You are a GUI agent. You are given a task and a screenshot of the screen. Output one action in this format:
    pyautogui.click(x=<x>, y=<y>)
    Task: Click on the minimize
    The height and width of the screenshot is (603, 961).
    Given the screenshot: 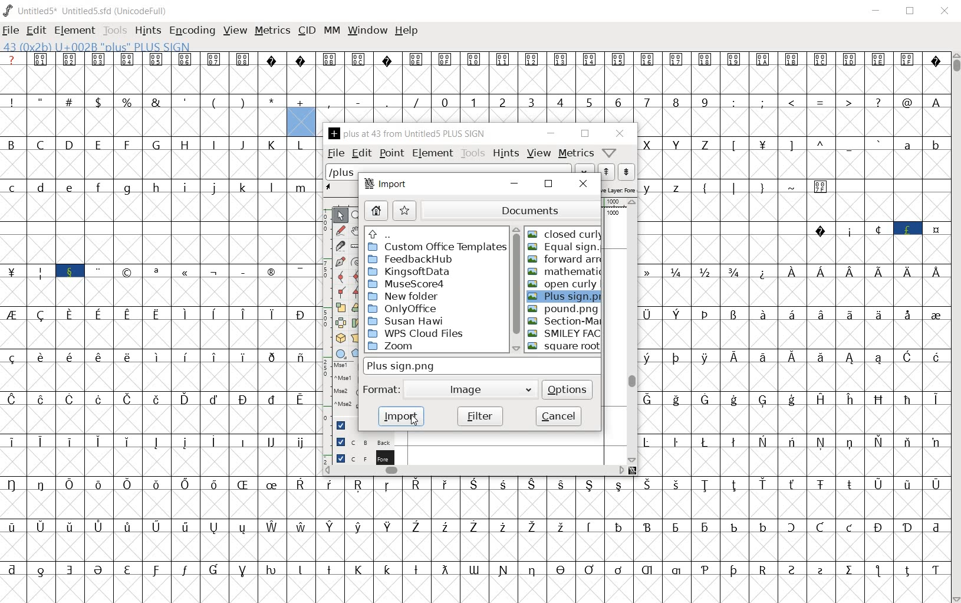 What is the action you would take?
    pyautogui.click(x=878, y=10)
    